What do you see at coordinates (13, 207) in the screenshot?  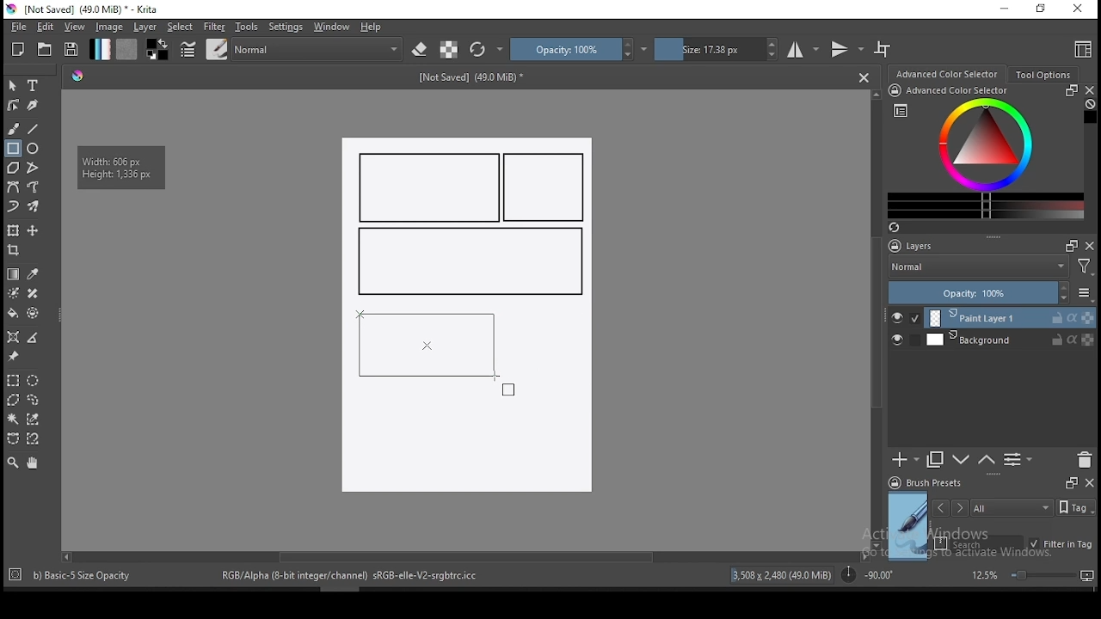 I see `dynamic brush tool` at bounding box center [13, 207].